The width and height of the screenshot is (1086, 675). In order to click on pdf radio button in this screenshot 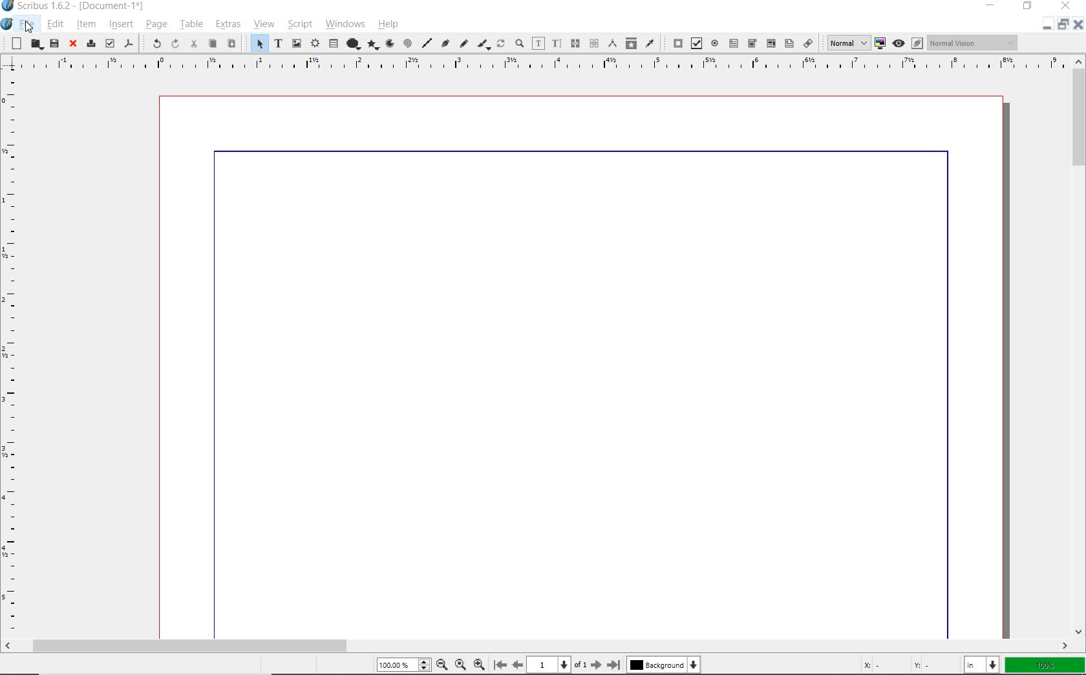, I will do `click(715, 43)`.